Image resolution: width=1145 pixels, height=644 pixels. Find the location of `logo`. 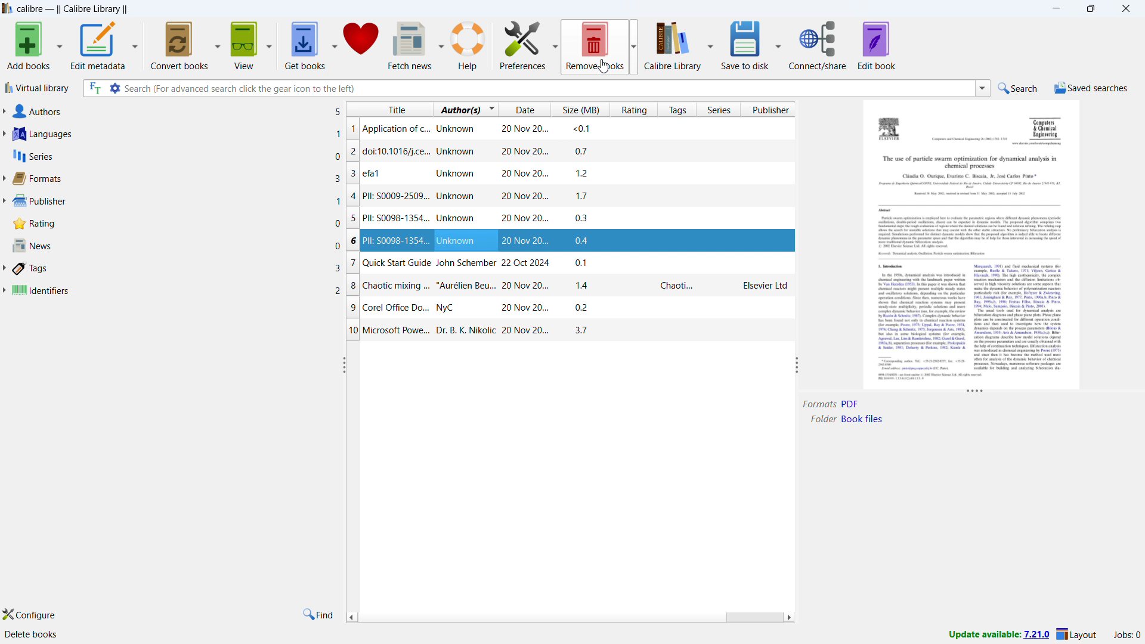

logo is located at coordinates (7, 8).